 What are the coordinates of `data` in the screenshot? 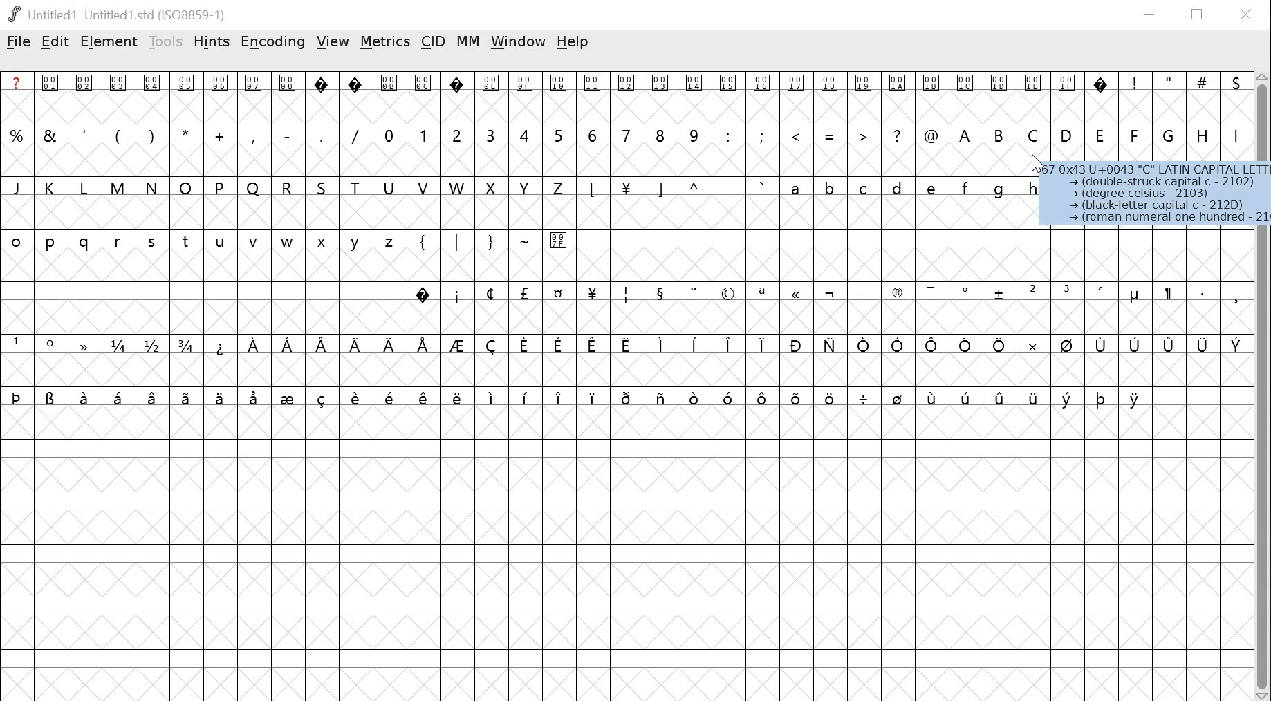 It's located at (1156, 194).